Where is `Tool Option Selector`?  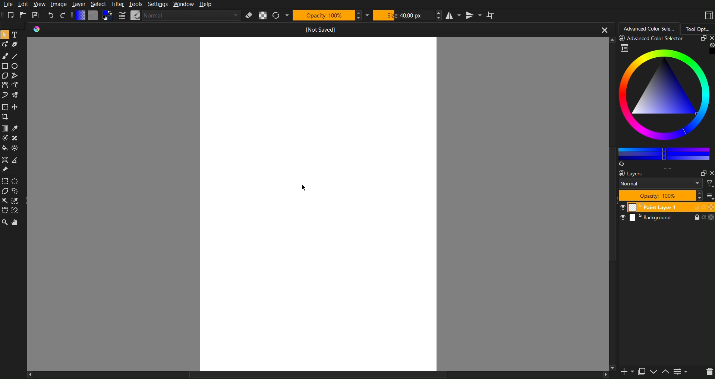
Tool Option Selector is located at coordinates (701, 27).